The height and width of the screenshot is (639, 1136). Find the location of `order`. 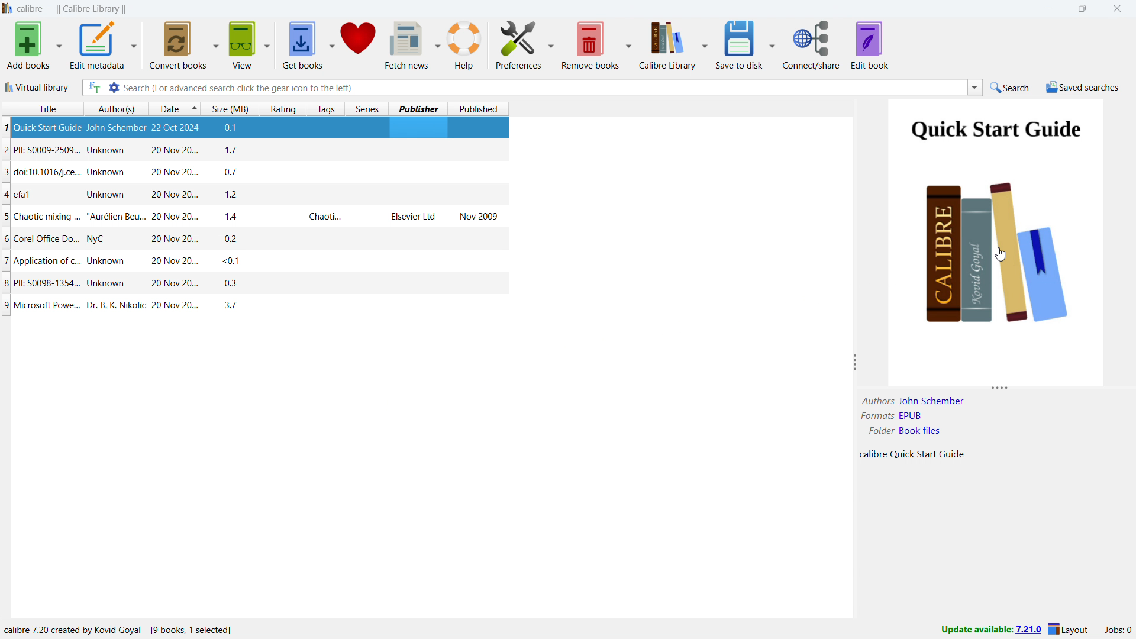

order is located at coordinates (195, 108).